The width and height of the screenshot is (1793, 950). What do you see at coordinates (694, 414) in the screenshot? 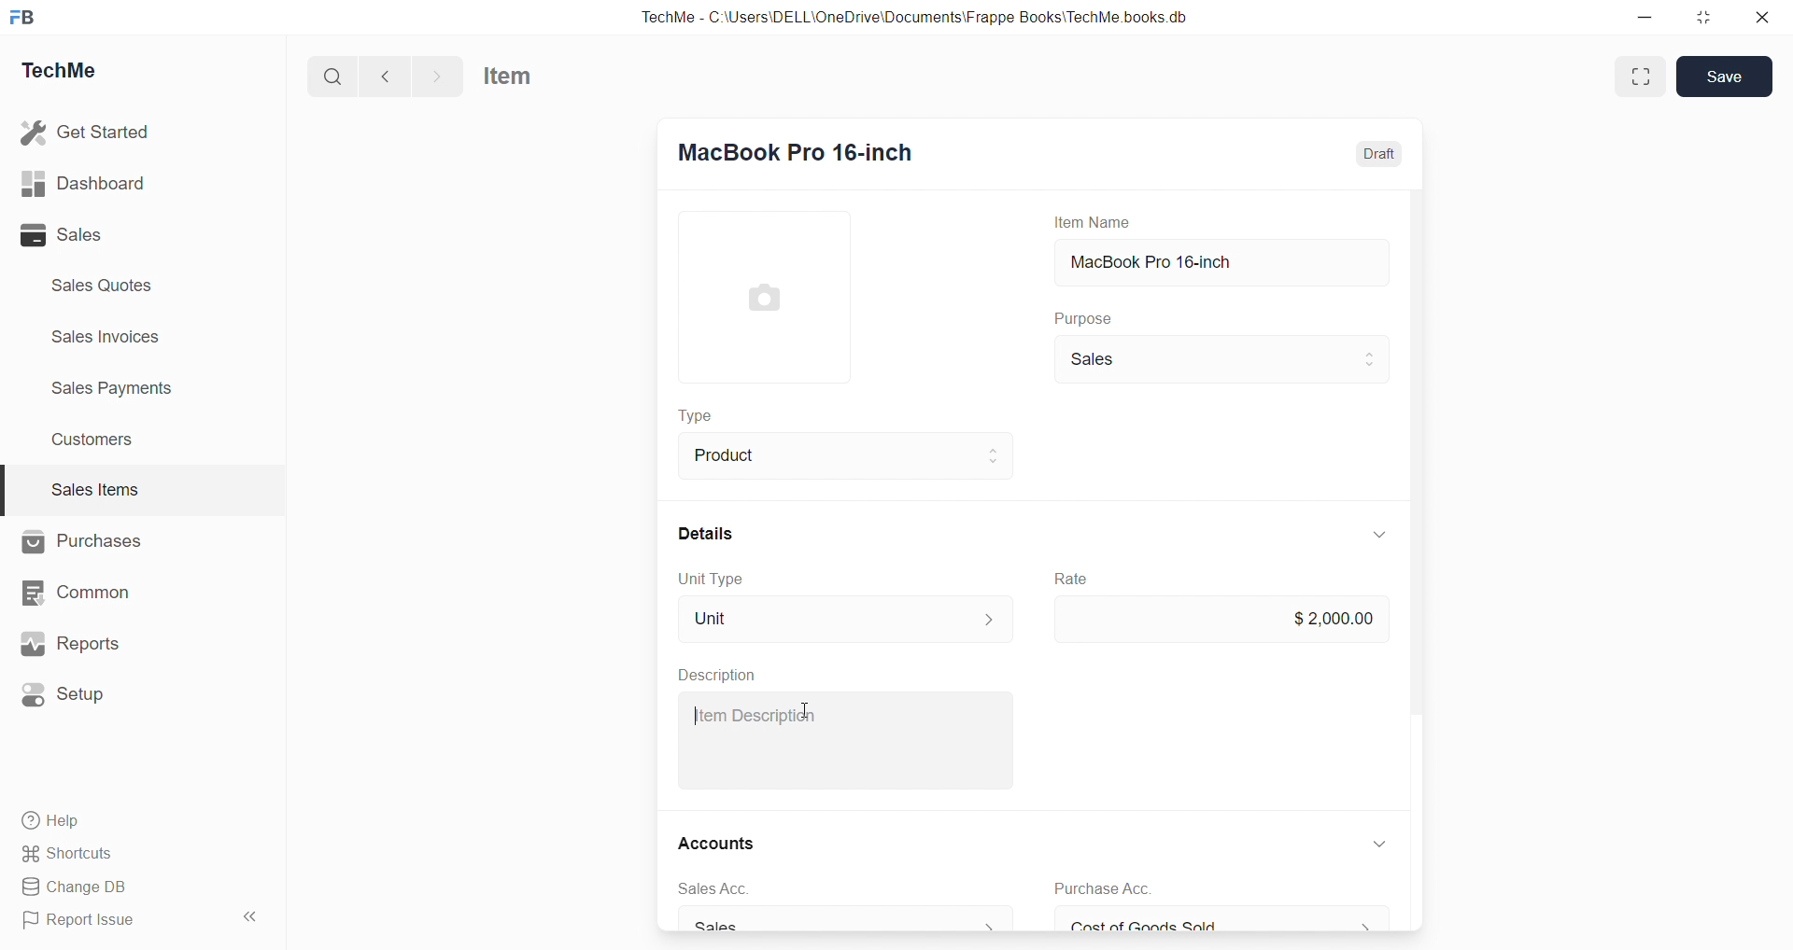
I see `Type` at bounding box center [694, 414].